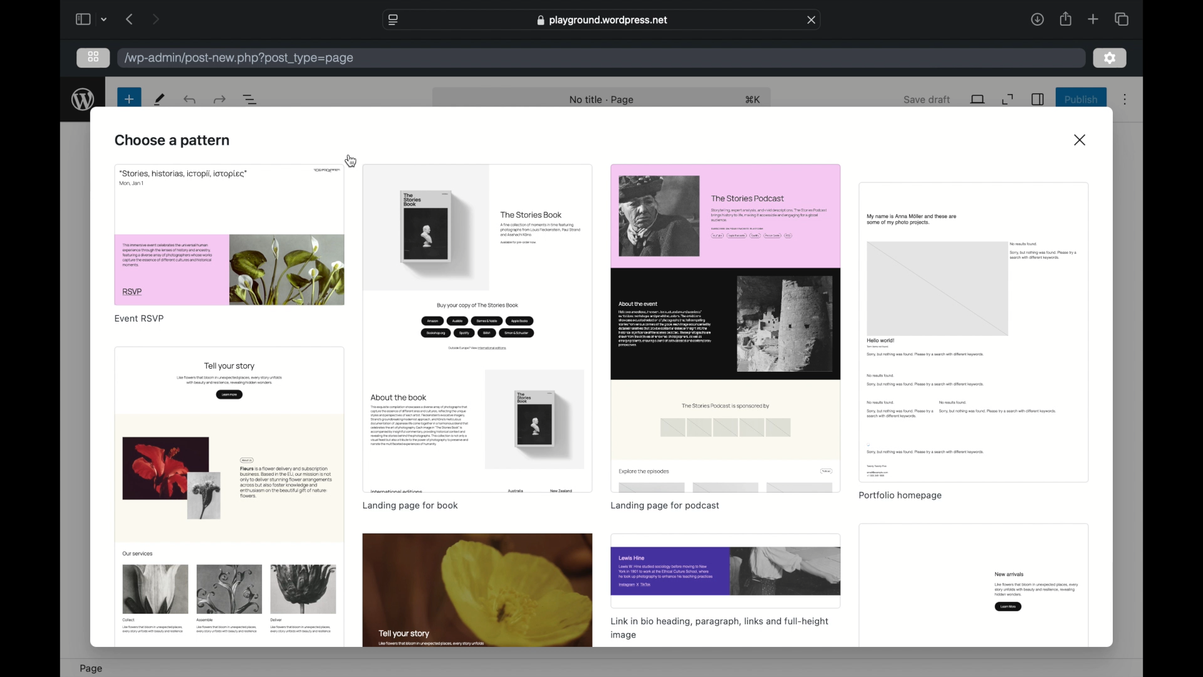  I want to click on template name, so click(901, 496).